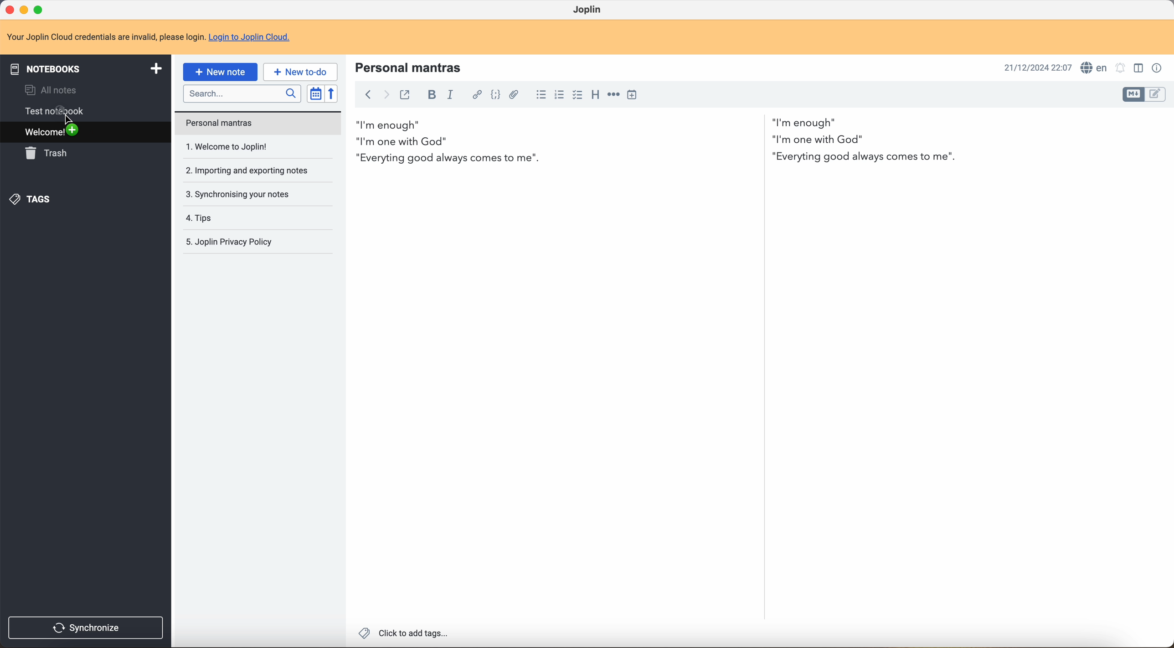 The image size is (1174, 648). Describe the element at coordinates (200, 218) in the screenshot. I see `tips` at that location.